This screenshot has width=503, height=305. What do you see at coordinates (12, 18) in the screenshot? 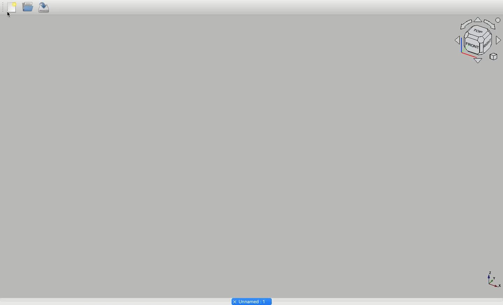
I see `cursor` at bounding box center [12, 18].